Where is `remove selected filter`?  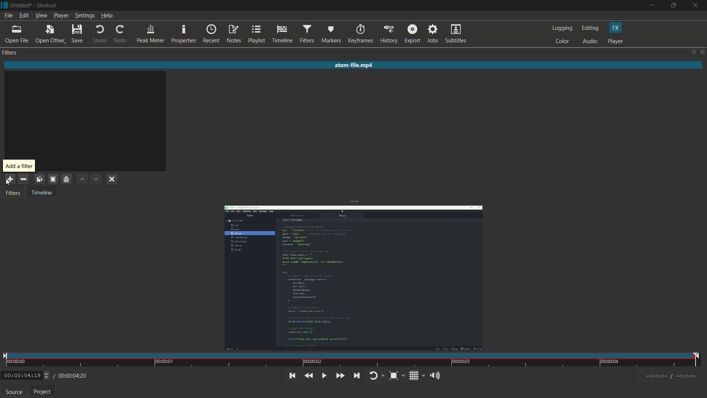 remove selected filter is located at coordinates (24, 179).